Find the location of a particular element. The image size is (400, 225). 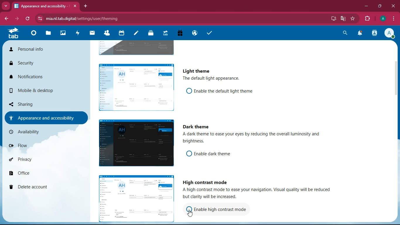

tab is located at coordinates (12, 35).